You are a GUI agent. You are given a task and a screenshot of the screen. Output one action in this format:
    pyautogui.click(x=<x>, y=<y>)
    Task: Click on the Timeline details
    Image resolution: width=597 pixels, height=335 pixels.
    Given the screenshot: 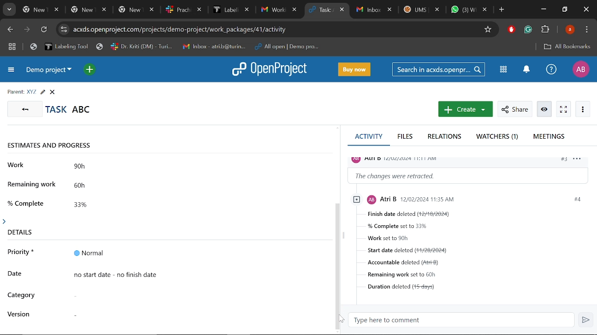 What is the action you would take?
    pyautogui.click(x=197, y=274)
    